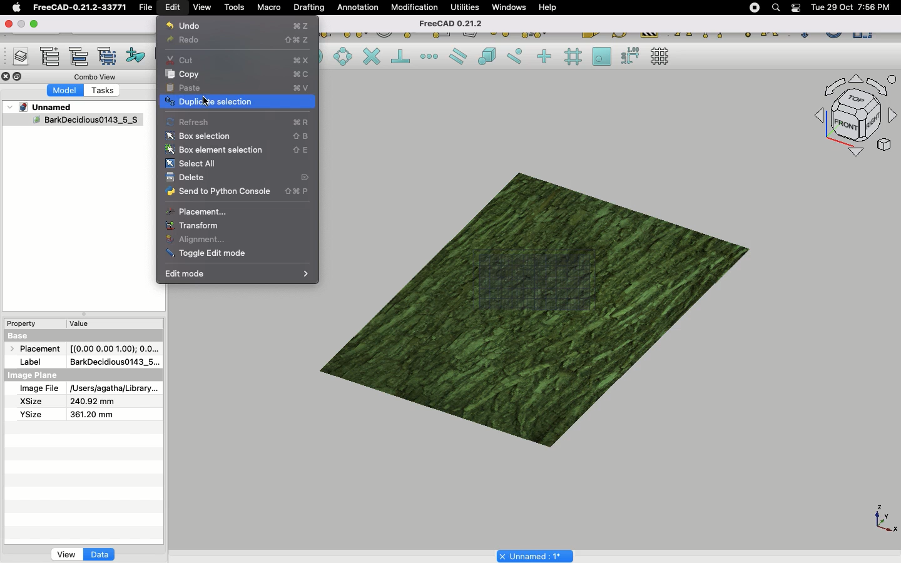 This screenshot has width=901, height=563. What do you see at coordinates (38, 350) in the screenshot?
I see `Placement` at bounding box center [38, 350].